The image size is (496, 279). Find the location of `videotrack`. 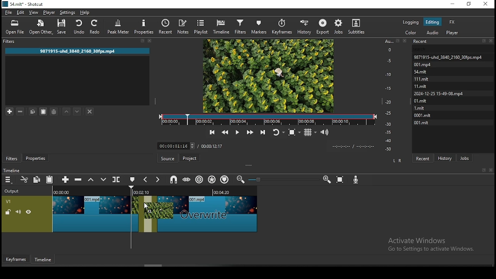

videotrack is located at coordinates (207, 213).